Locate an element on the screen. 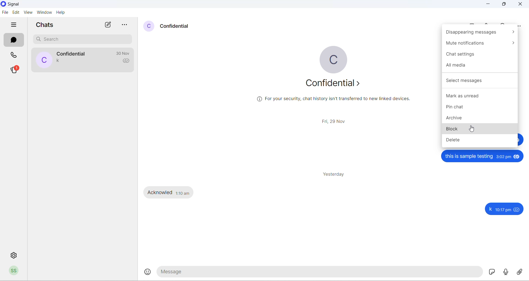 Image resolution: width=529 pixels, height=281 pixels. about contact is located at coordinates (333, 85).